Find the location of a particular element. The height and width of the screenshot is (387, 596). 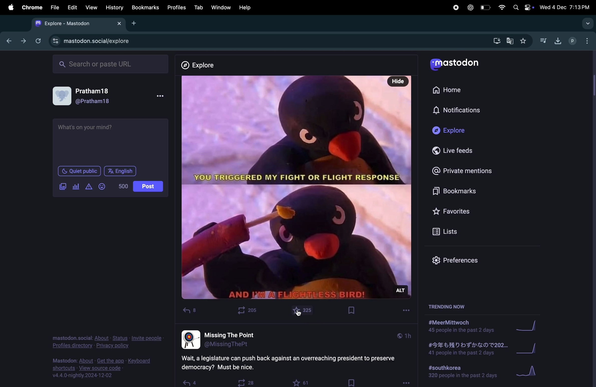

battery is located at coordinates (485, 7).